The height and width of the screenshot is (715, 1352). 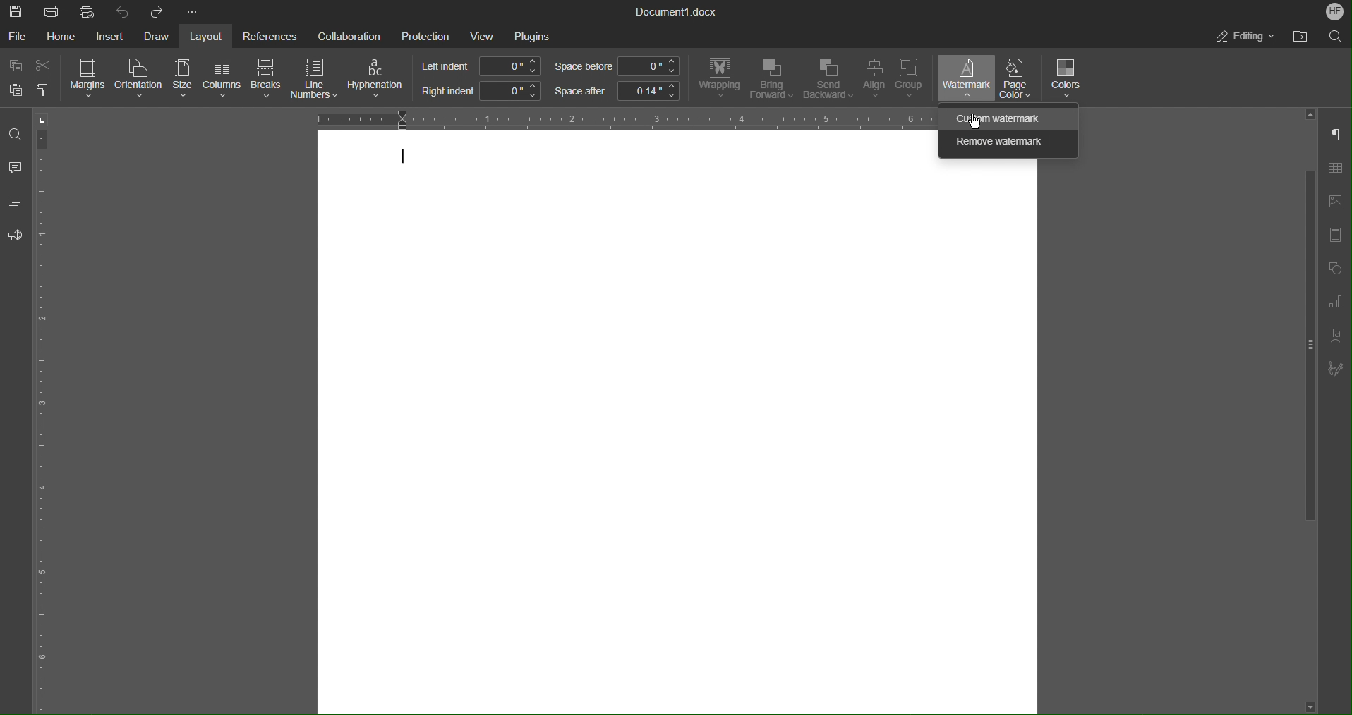 I want to click on Print, so click(x=53, y=12).